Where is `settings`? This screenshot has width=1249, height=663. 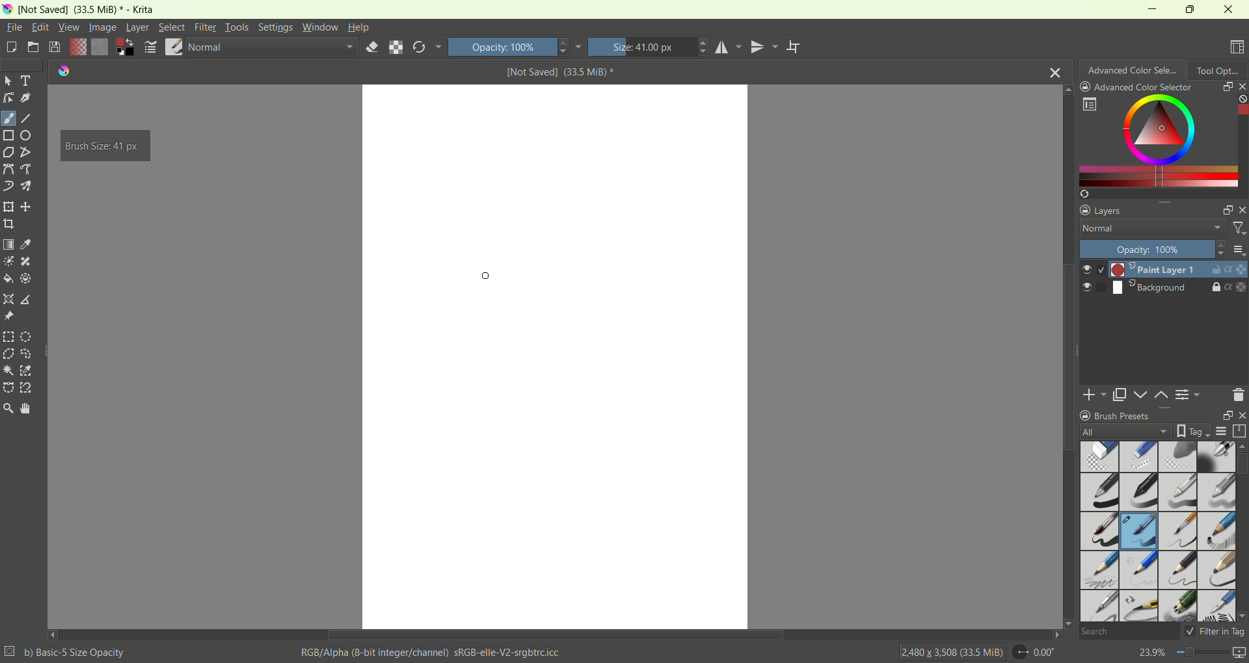
settings is located at coordinates (275, 27).